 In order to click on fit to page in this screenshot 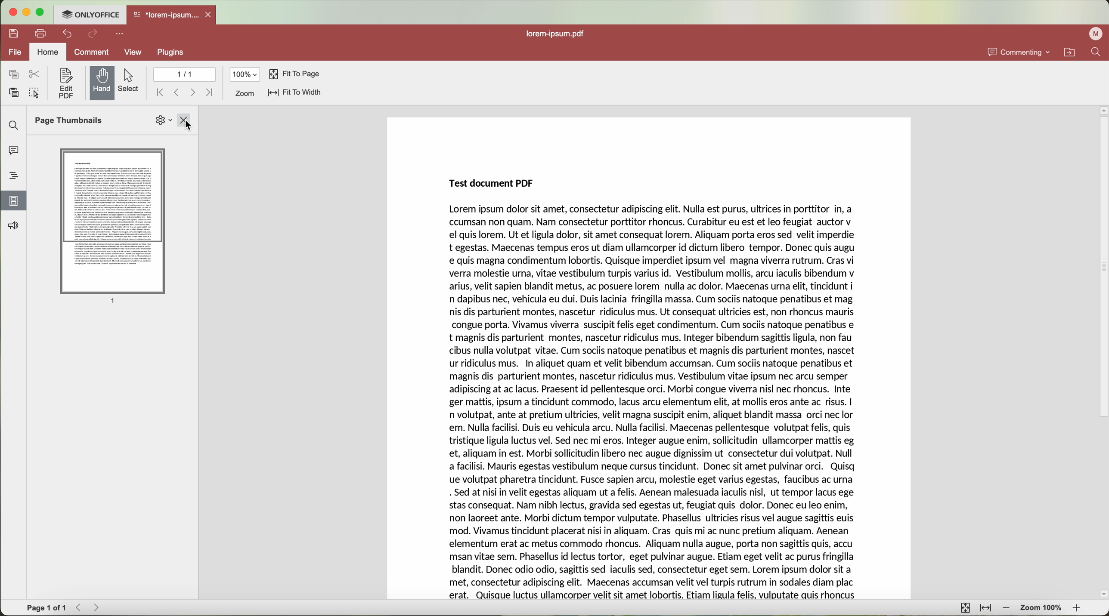, I will do `click(294, 74)`.